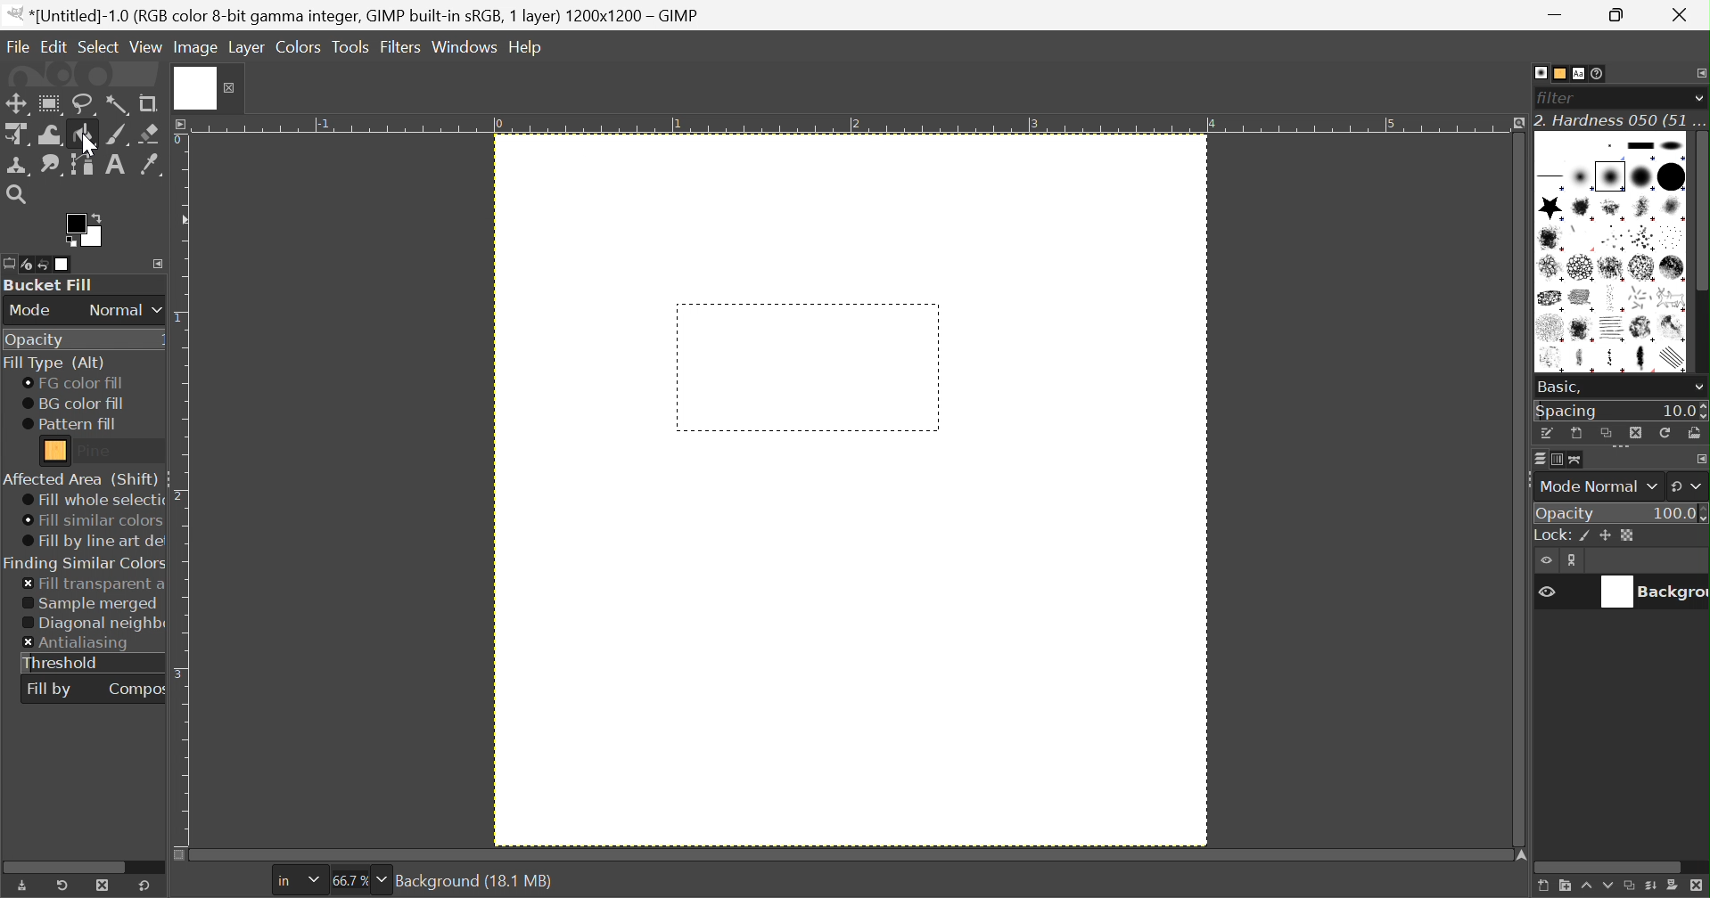 Image resolution: width=1710 pixels, height=898 pixels. What do you see at coordinates (1548, 560) in the screenshot?
I see `Eye` at bounding box center [1548, 560].